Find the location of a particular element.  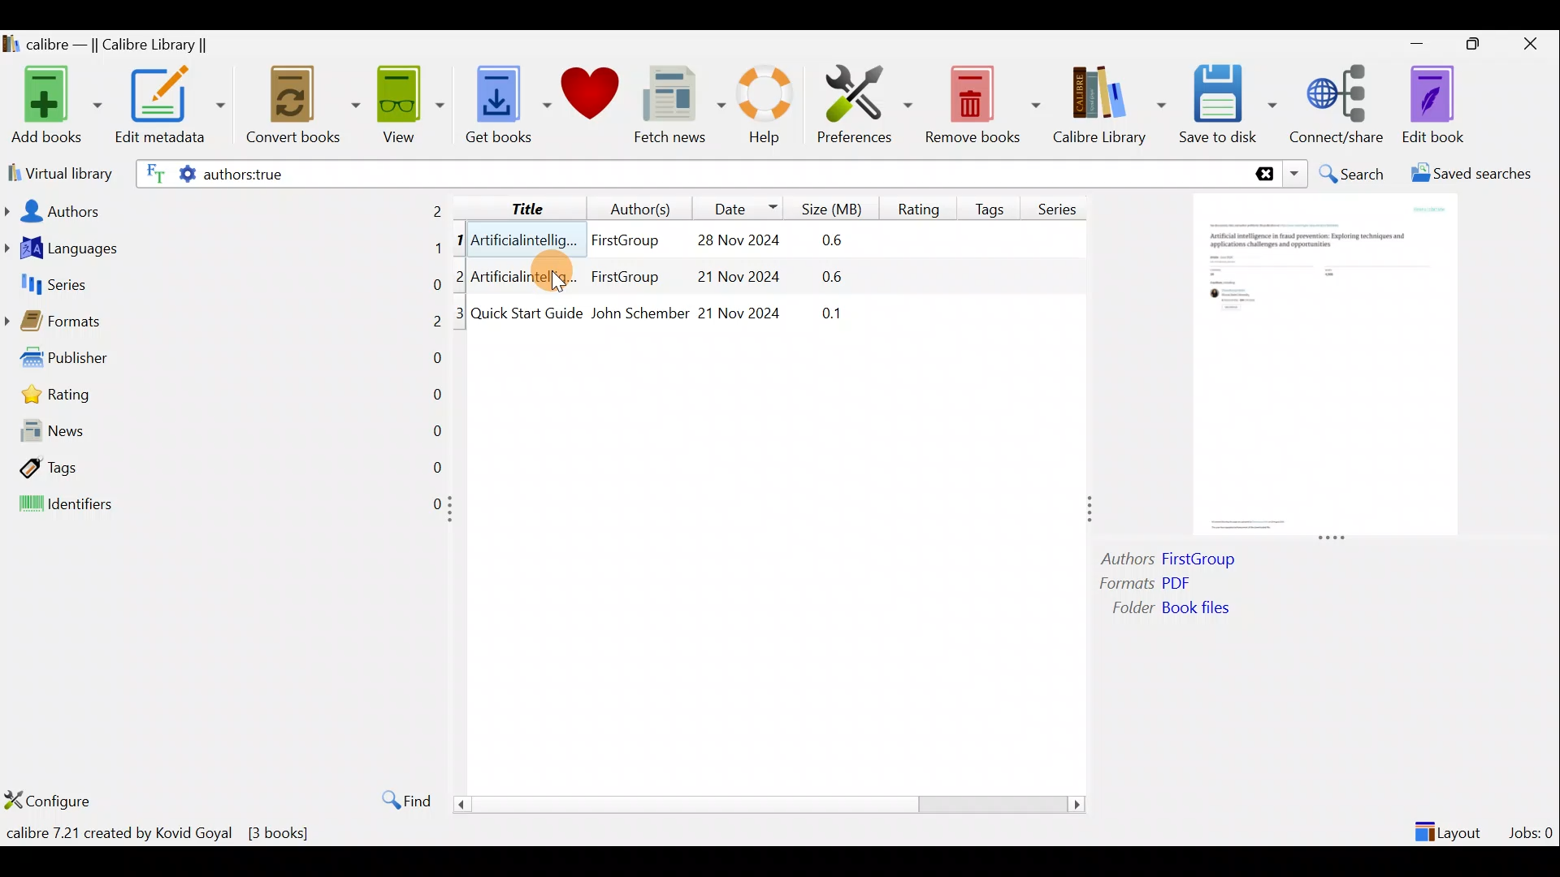

1 is located at coordinates (460, 241).